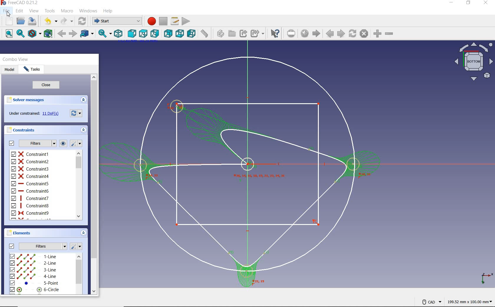 The image size is (495, 307). I want to click on create part, so click(219, 33).